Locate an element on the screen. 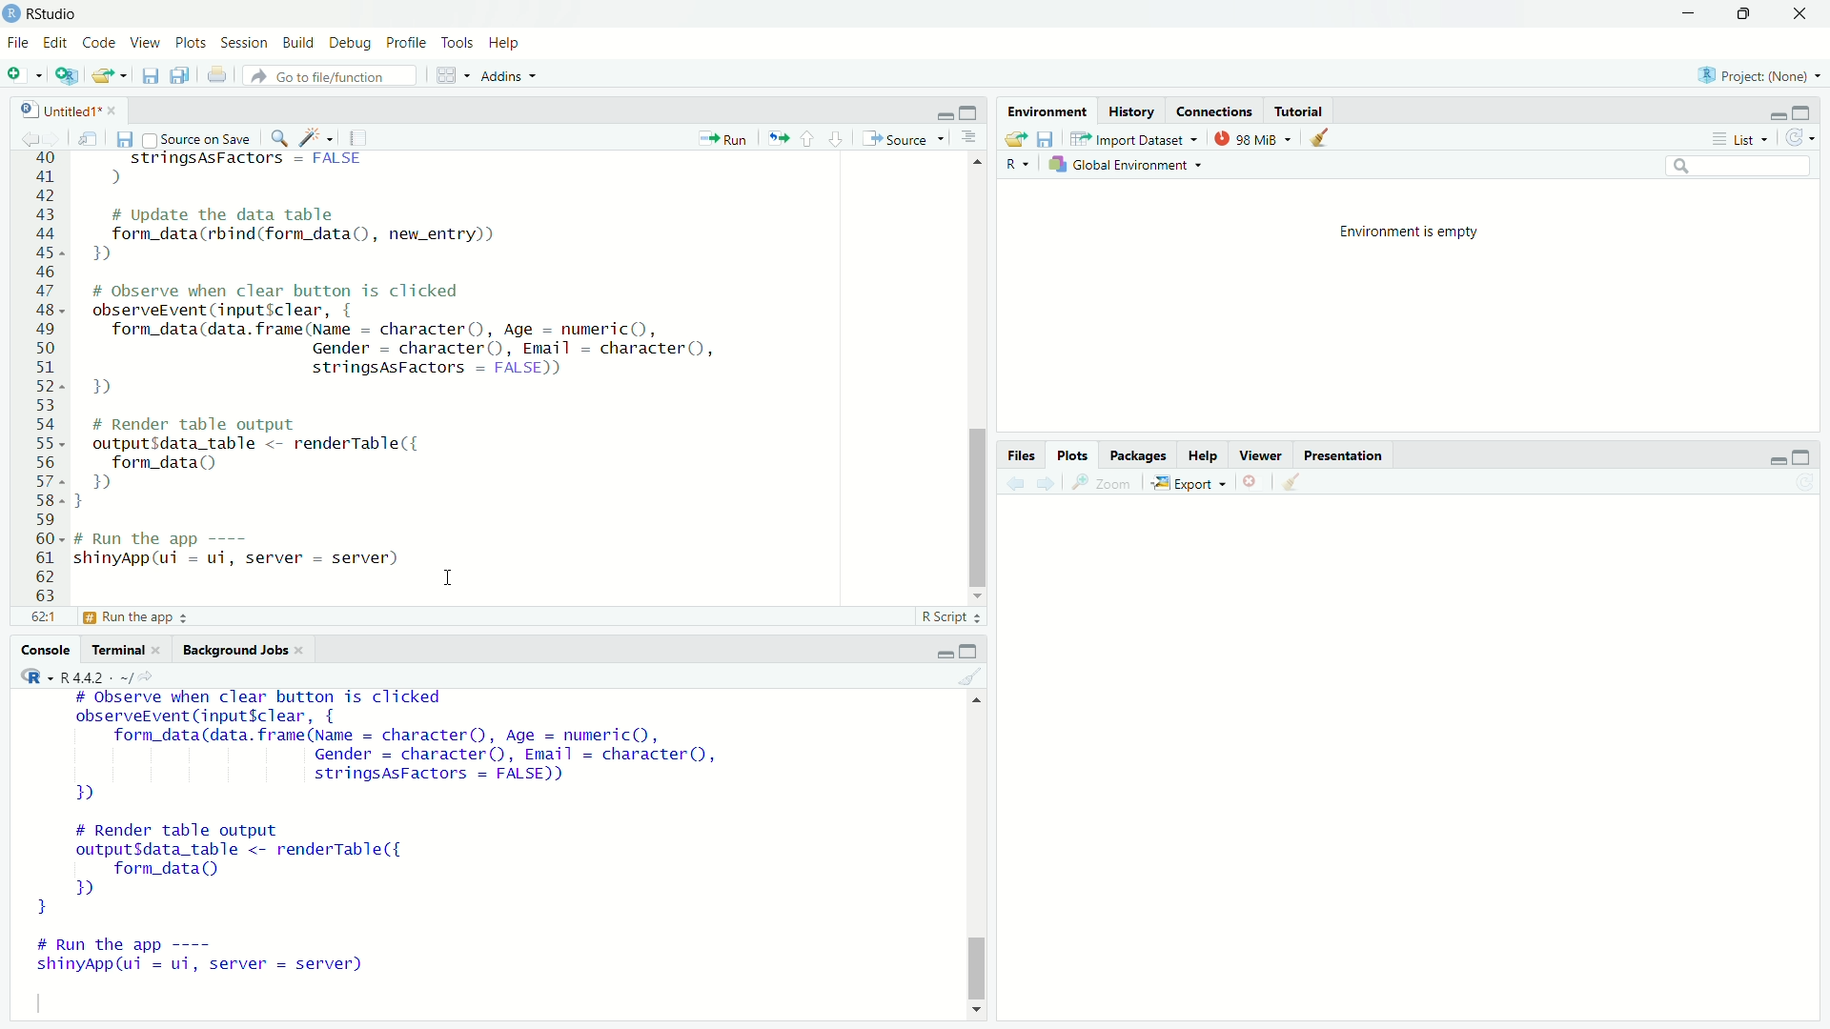 The height and width of the screenshot is (1029, 1830). environment is located at coordinates (1046, 110).